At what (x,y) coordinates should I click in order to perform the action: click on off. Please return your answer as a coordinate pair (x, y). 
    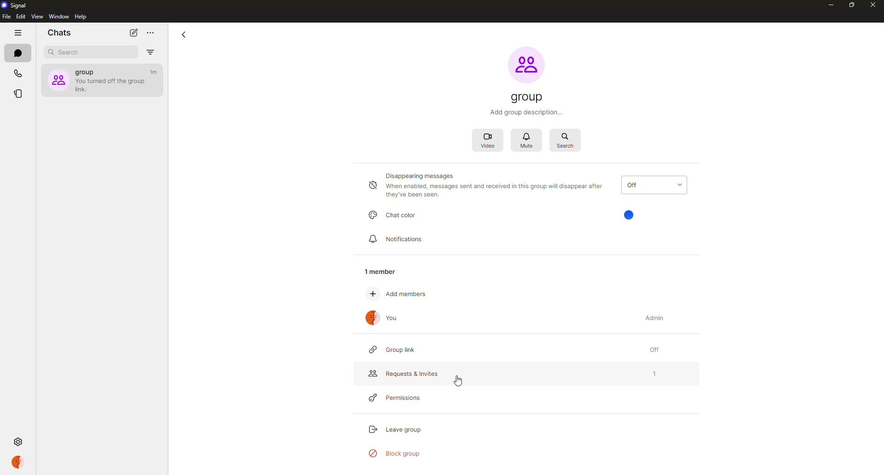
    Looking at the image, I should click on (653, 350).